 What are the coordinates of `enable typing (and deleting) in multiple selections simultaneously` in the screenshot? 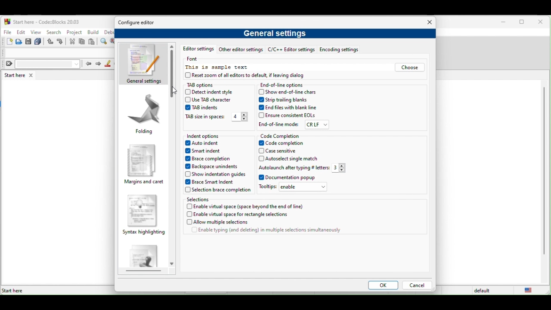 It's located at (266, 232).